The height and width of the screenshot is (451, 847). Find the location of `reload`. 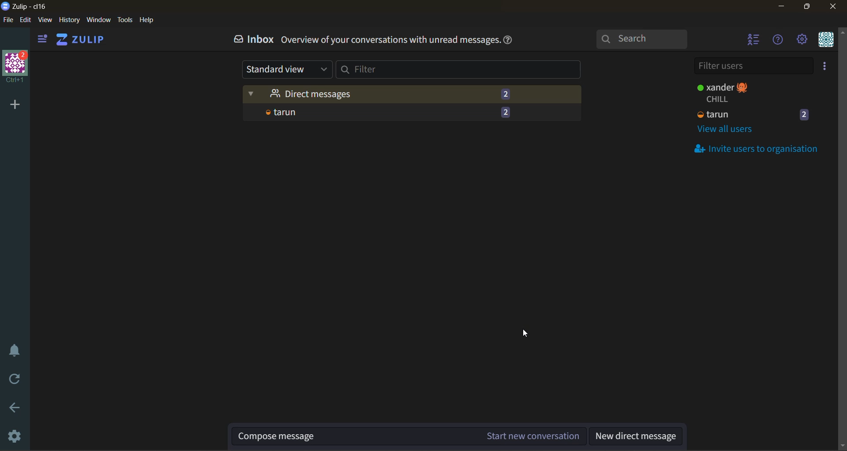

reload is located at coordinates (14, 380).